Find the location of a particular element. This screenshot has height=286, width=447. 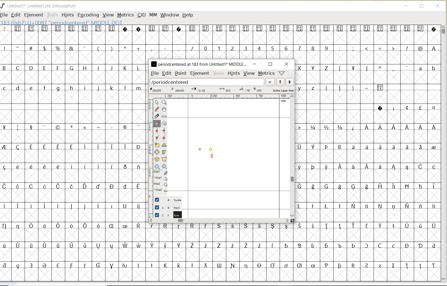

SCROLLBAR is located at coordinates (444, 153).